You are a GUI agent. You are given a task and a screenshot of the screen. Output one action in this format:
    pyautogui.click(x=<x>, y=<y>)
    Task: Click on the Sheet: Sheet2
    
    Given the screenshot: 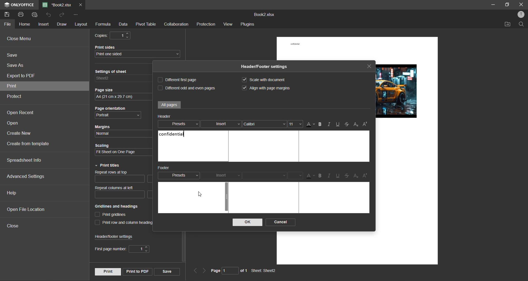 What is the action you would take?
    pyautogui.click(x=264, y=271)
    